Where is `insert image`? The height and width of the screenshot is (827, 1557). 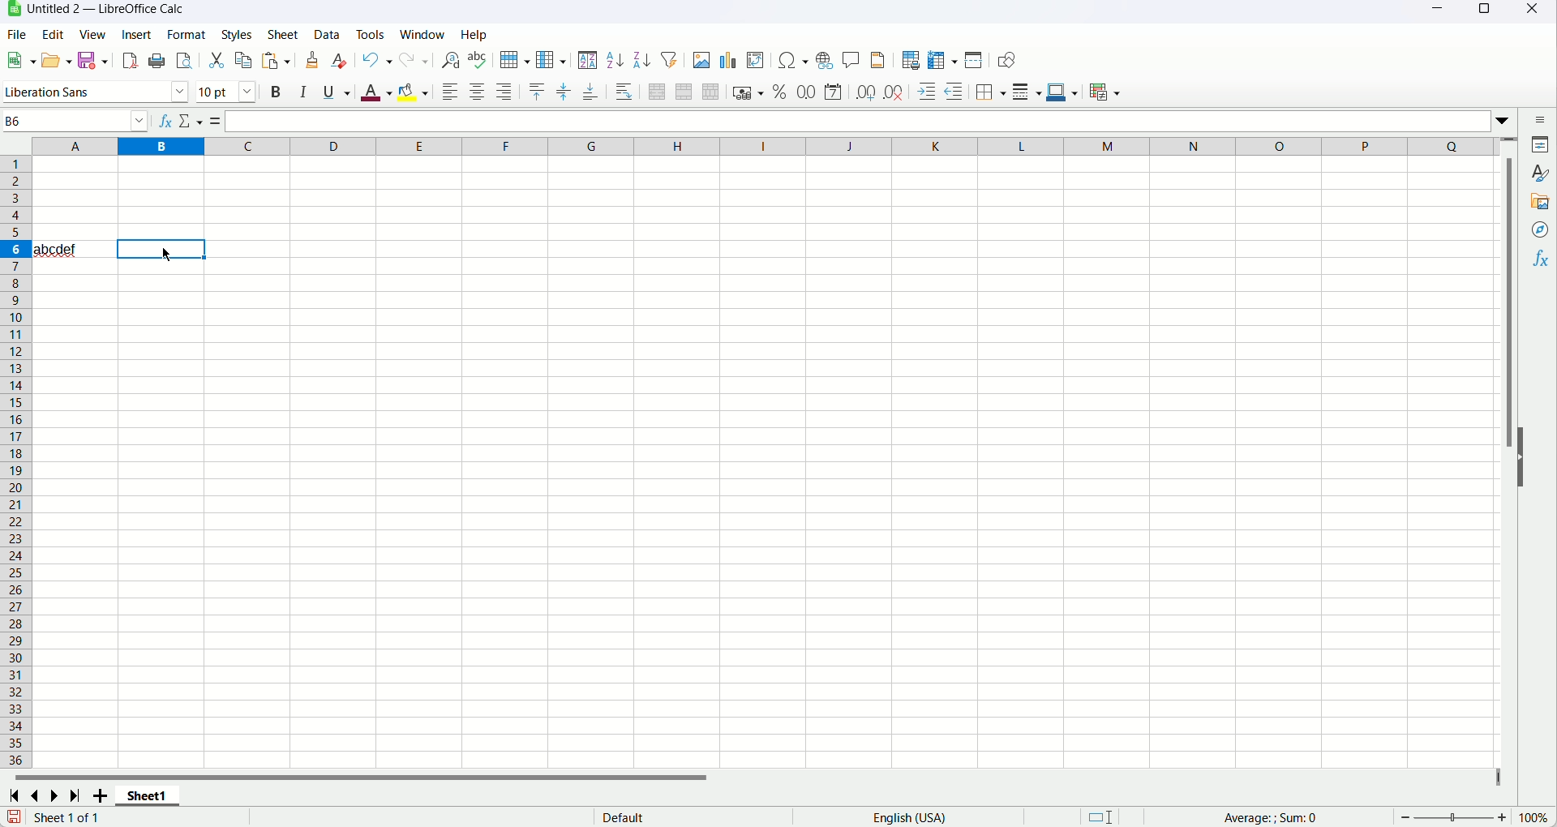 insert image is located at coordinates (701, 60).